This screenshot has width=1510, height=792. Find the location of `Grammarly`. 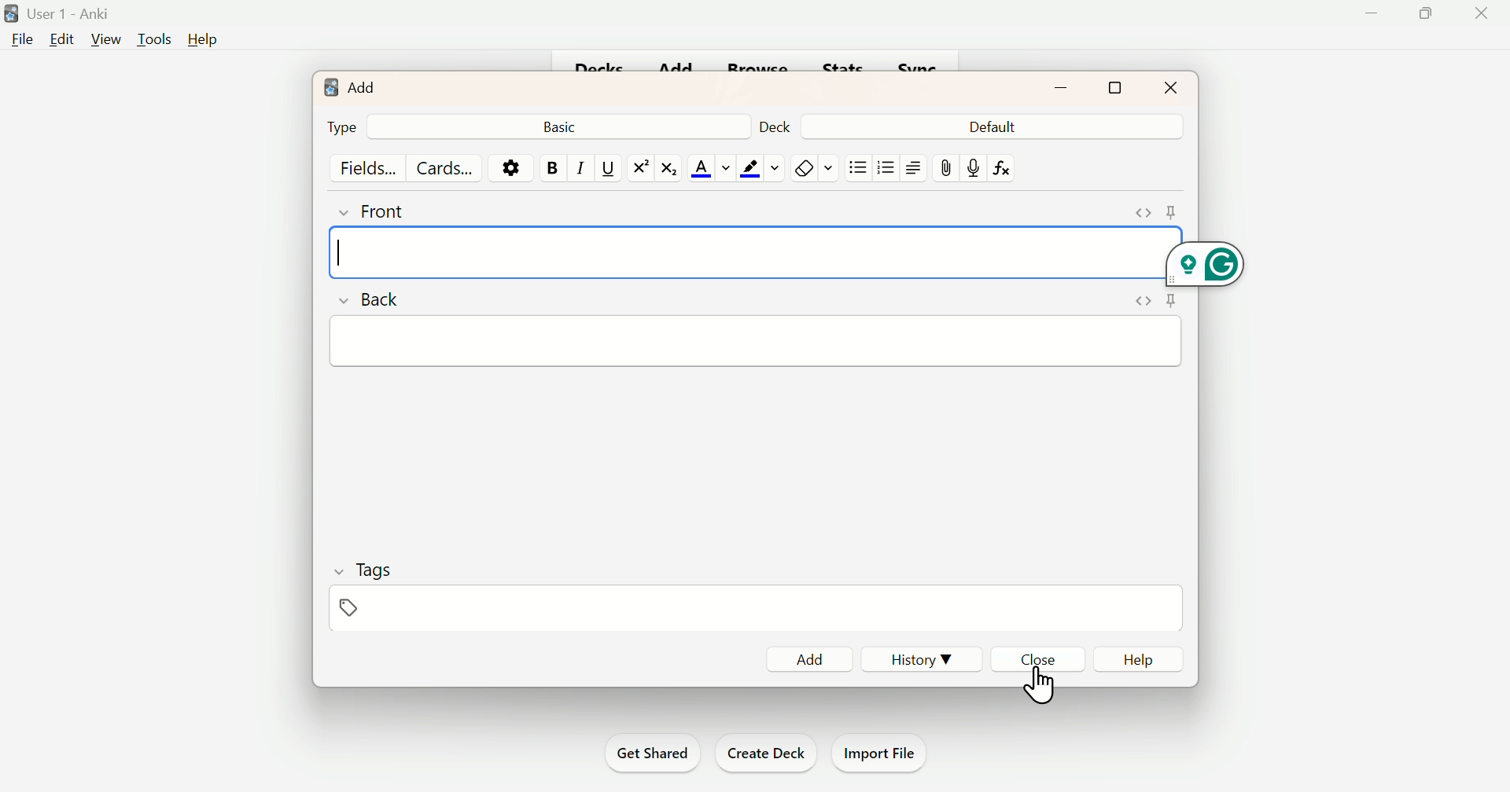

Grammarly is located at coordinates (1218, 262).